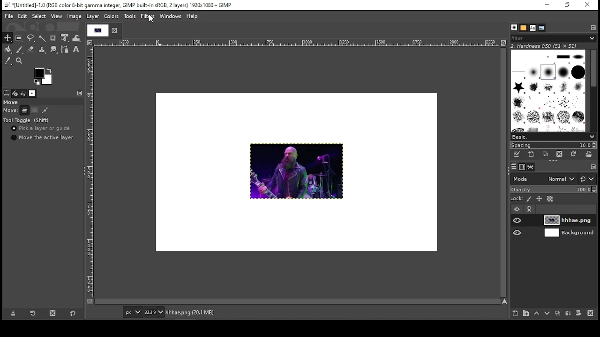 Image resolution: width=600 pixels, height=337 pixels. I want to click on minimize, so click(548, 5).